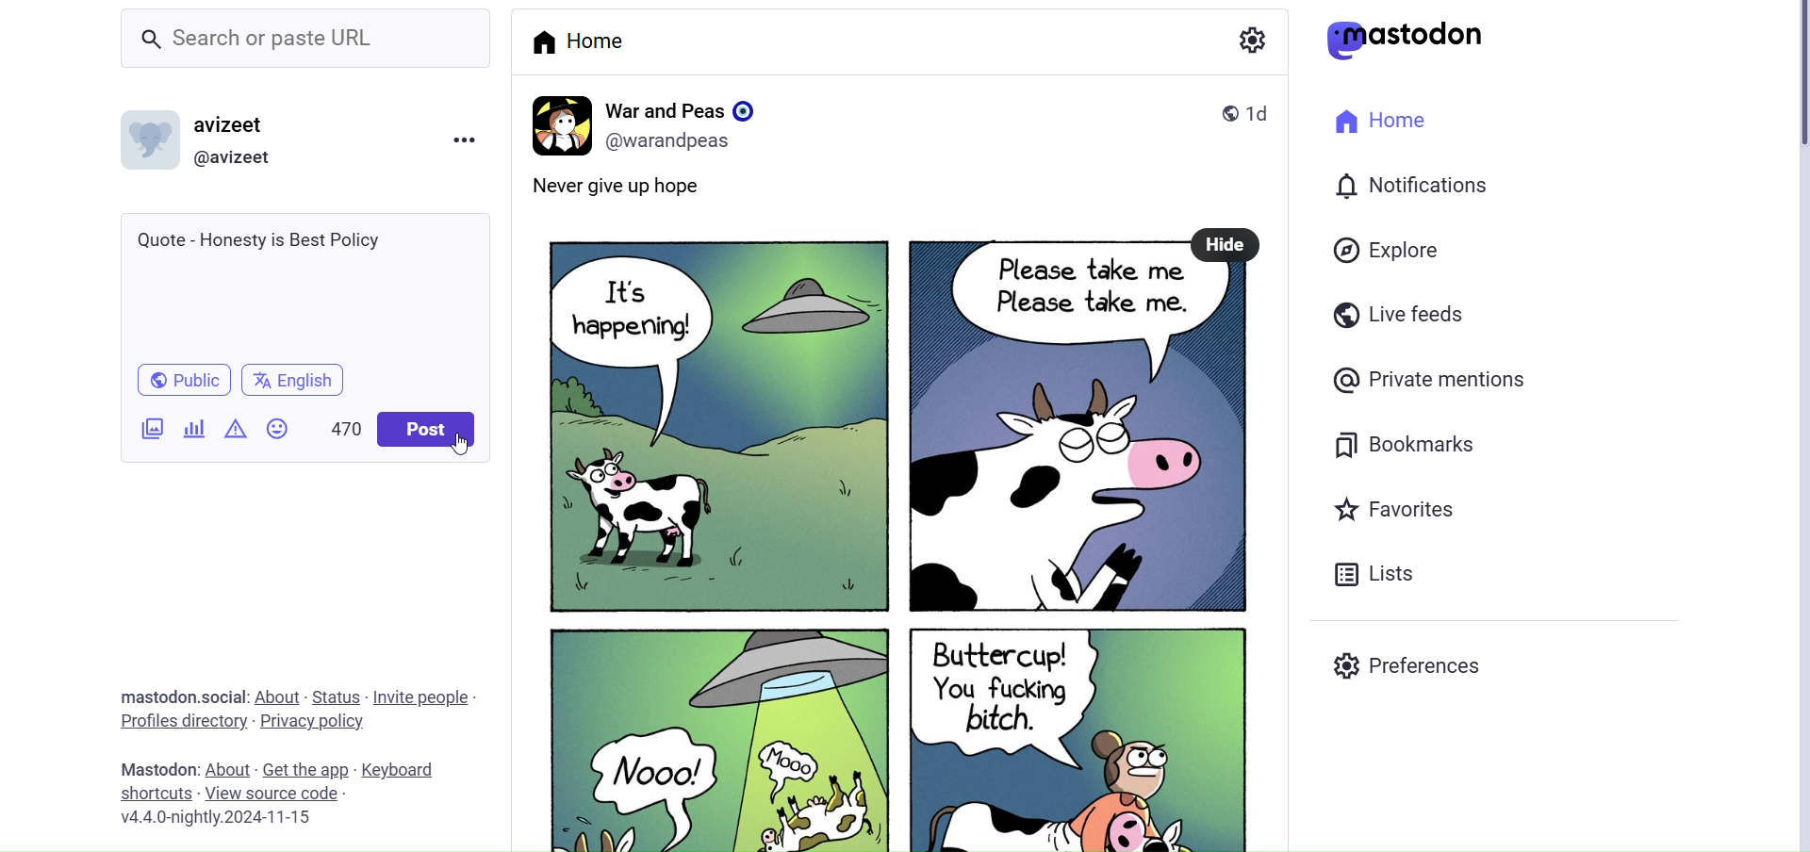 Image resolution: width=1810 pixels, height=852 pixels. What do you see at coordinates (581, 41) in the screenshot?
I see `Home` at bounding box center [581, 41].